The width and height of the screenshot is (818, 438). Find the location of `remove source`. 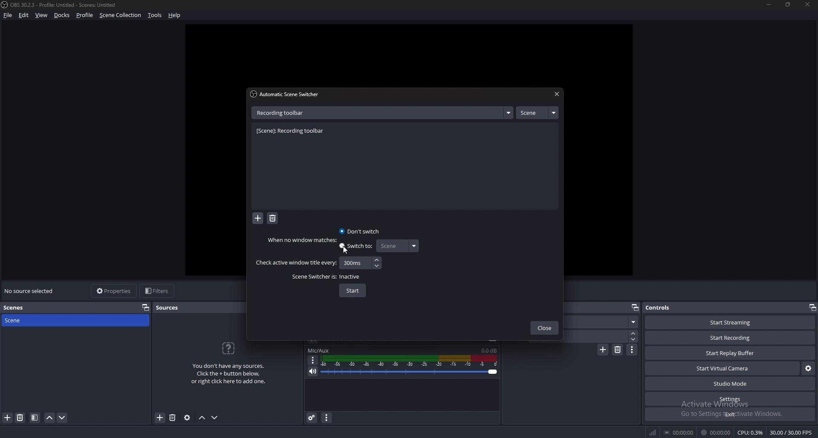

remove source is located at coordinates (173, 418).